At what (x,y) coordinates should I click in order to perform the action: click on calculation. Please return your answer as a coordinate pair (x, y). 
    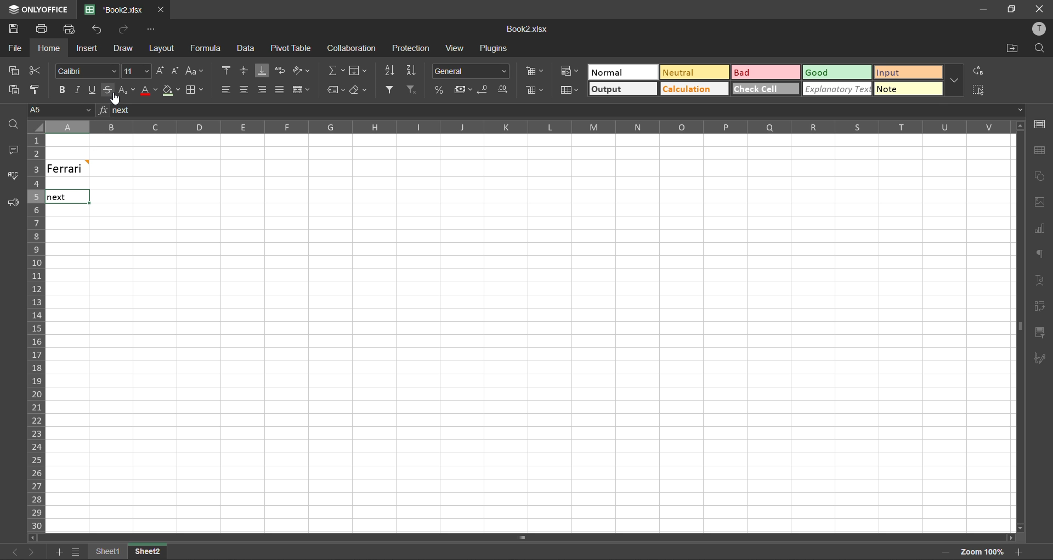
    Looking at the image, I should click on (694, 88).